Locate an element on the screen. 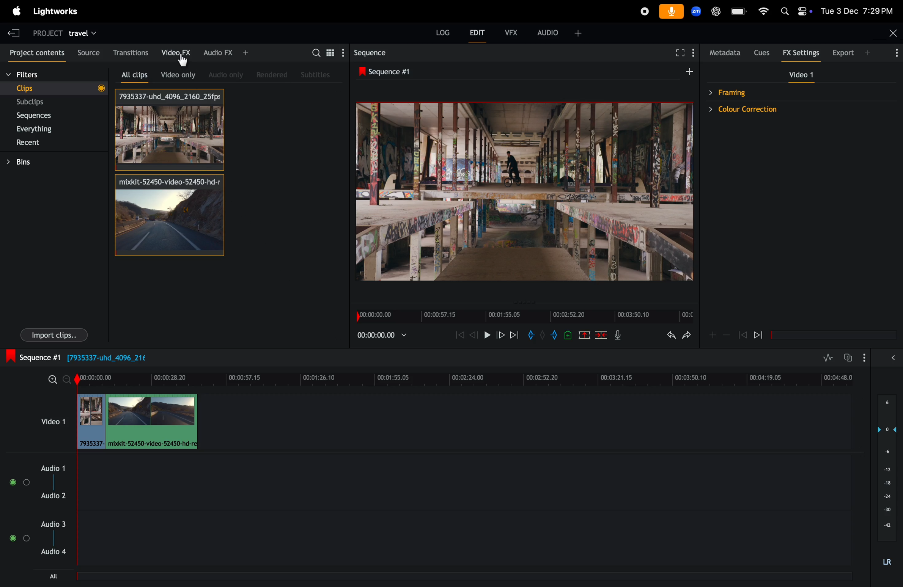 Image resolution: width=903 pixels, height=587 pixels. expand is located at coordinates (891, 358).